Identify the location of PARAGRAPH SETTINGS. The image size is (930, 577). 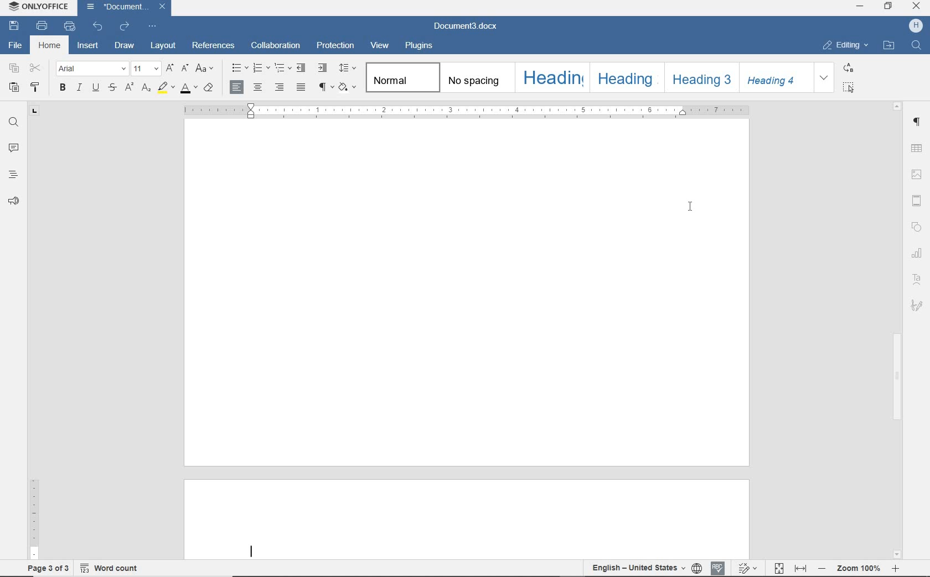
(917, 122).